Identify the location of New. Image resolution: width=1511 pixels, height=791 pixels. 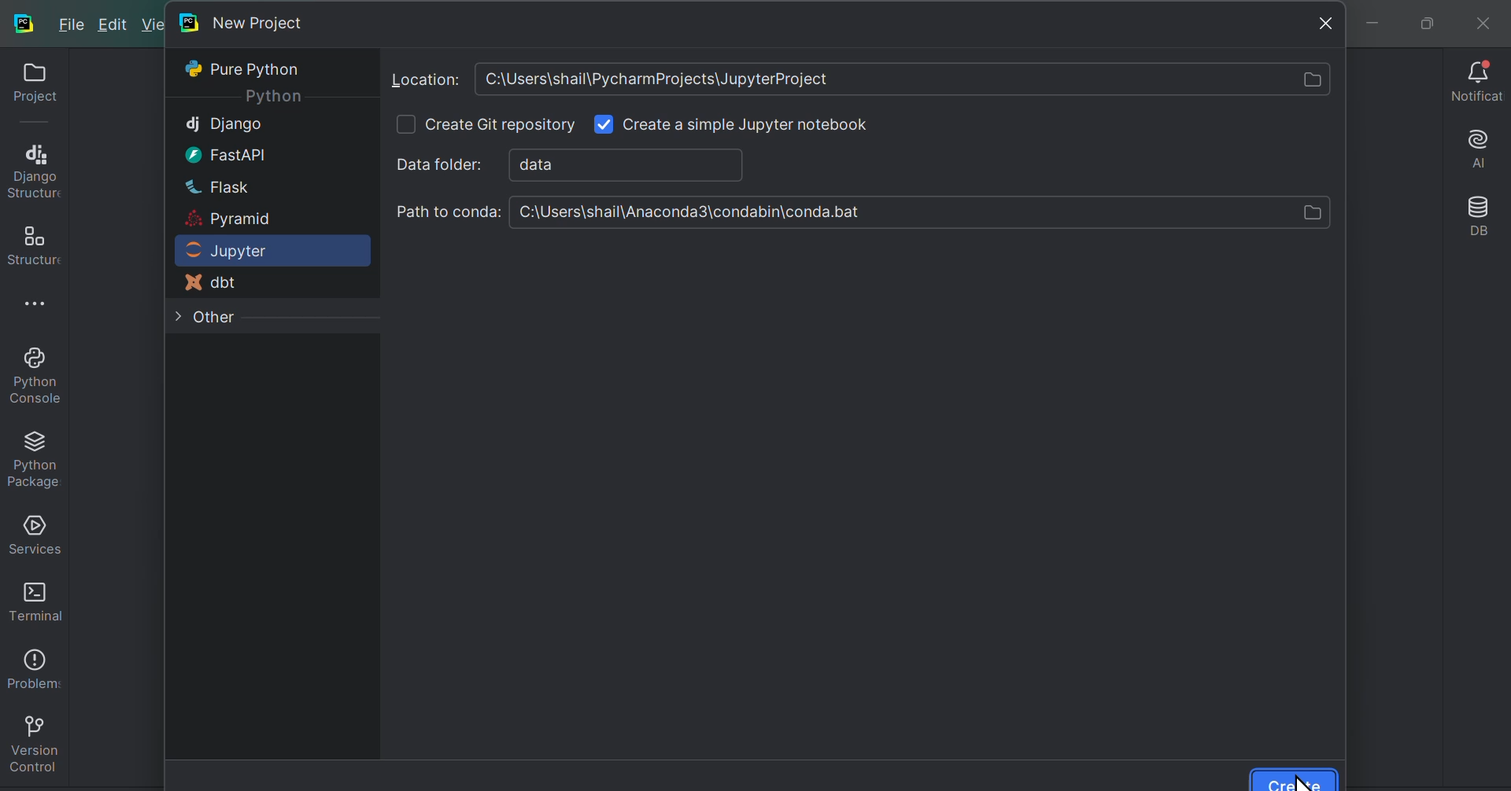
(156, 26).